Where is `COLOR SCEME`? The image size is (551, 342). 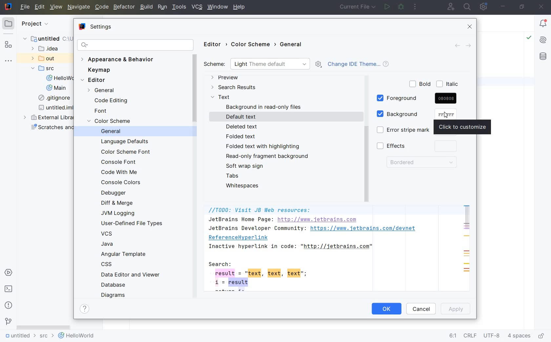 COLOR SCEME is located at coordinates (112, 122).